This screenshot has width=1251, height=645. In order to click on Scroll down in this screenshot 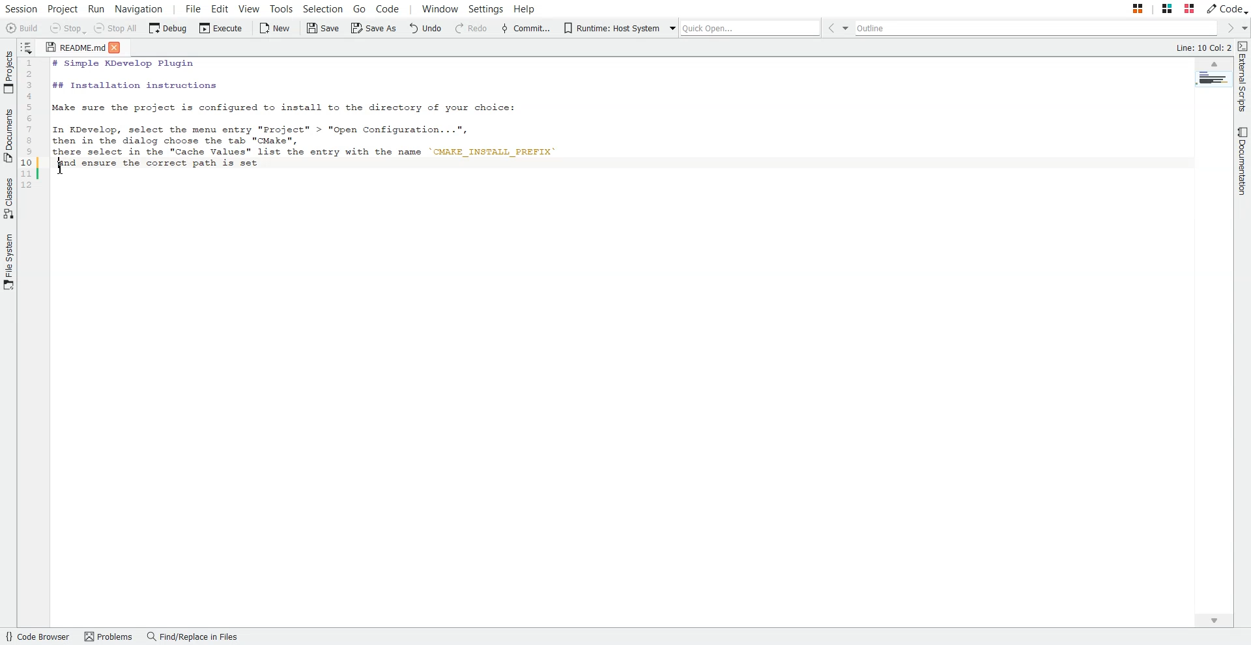, I will do `click(1213, 620)`.